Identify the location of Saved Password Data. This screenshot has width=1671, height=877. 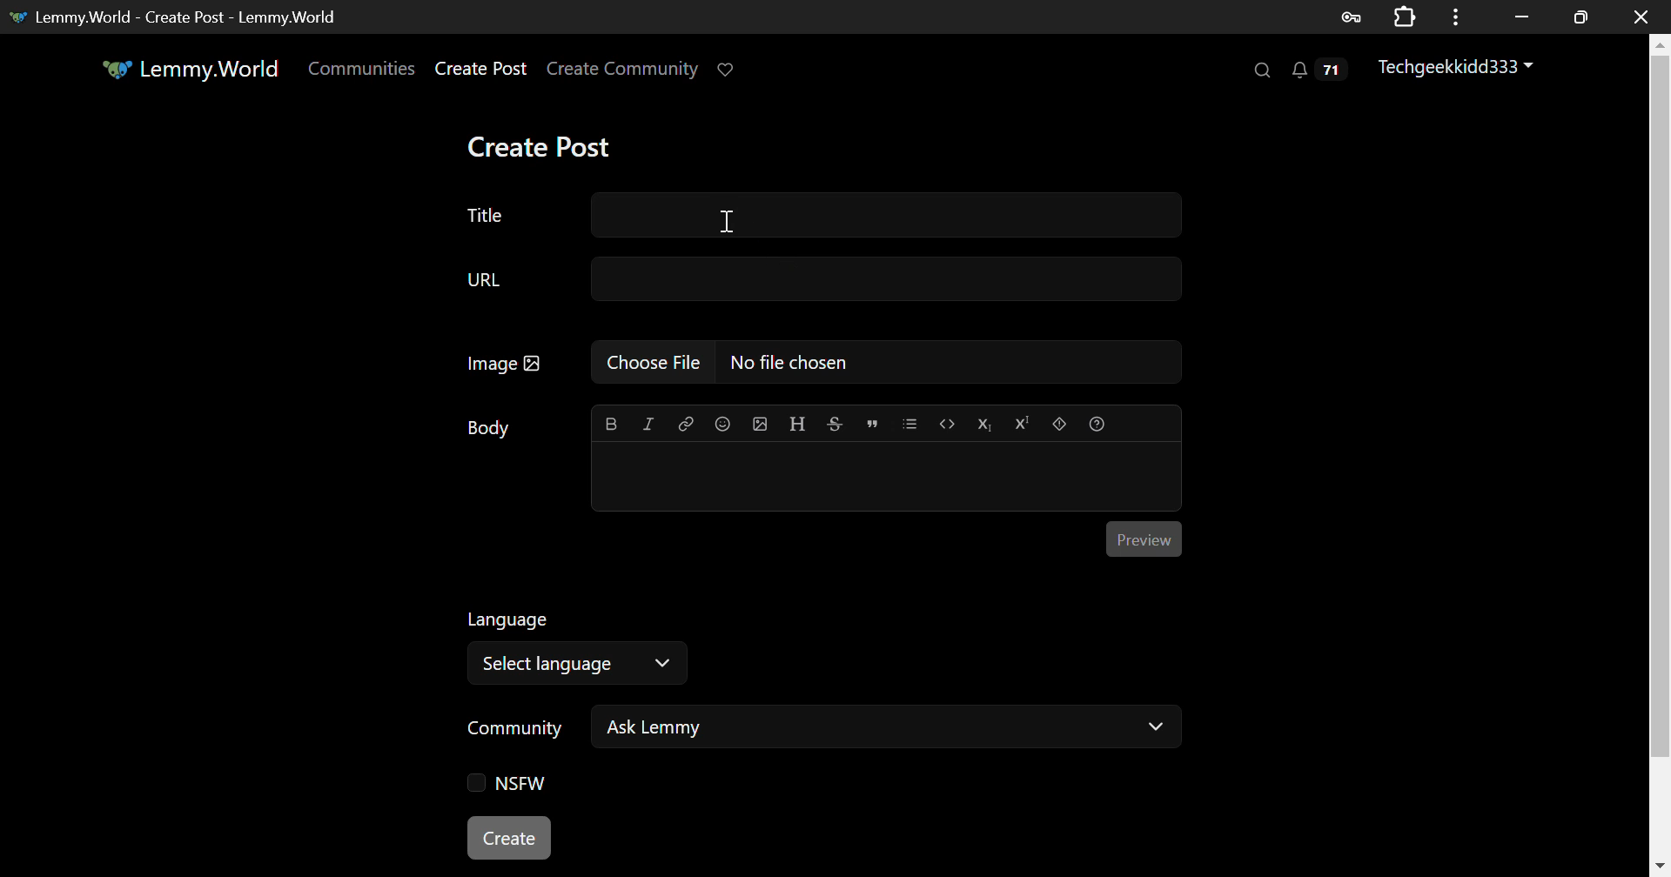
(1349, 17).